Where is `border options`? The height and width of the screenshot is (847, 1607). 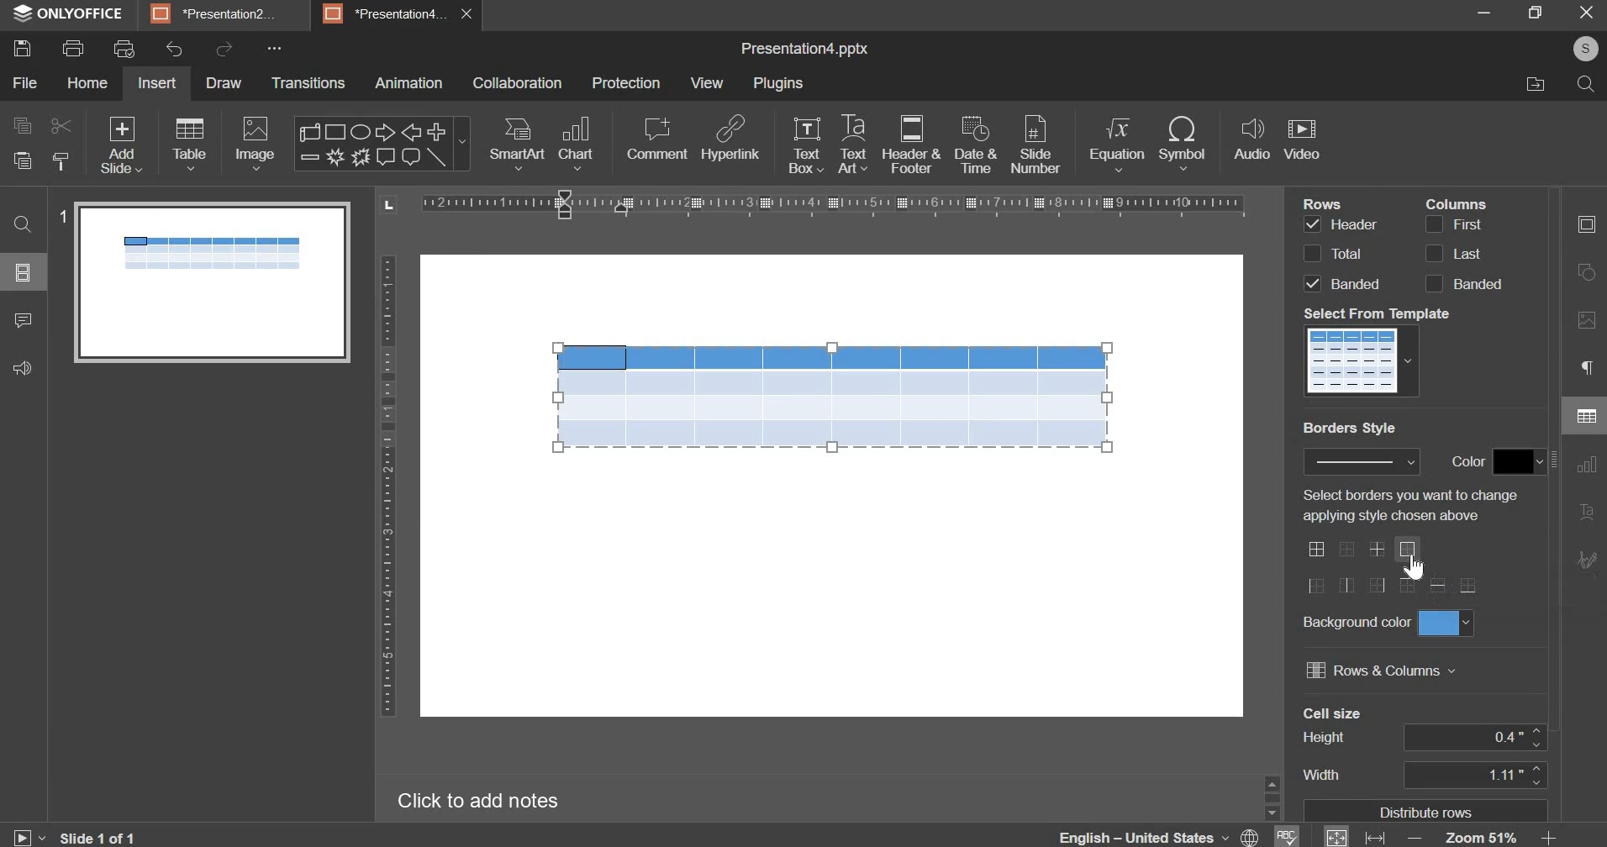
border options is located at coordinates (1409, 545).